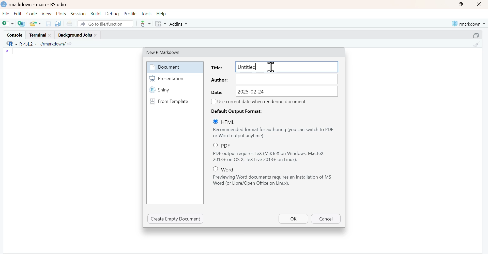 This screenshot has width=488, height=254. Describe the element at coordinates (460, 4) in the screenshot. I see `maximize` at that location.